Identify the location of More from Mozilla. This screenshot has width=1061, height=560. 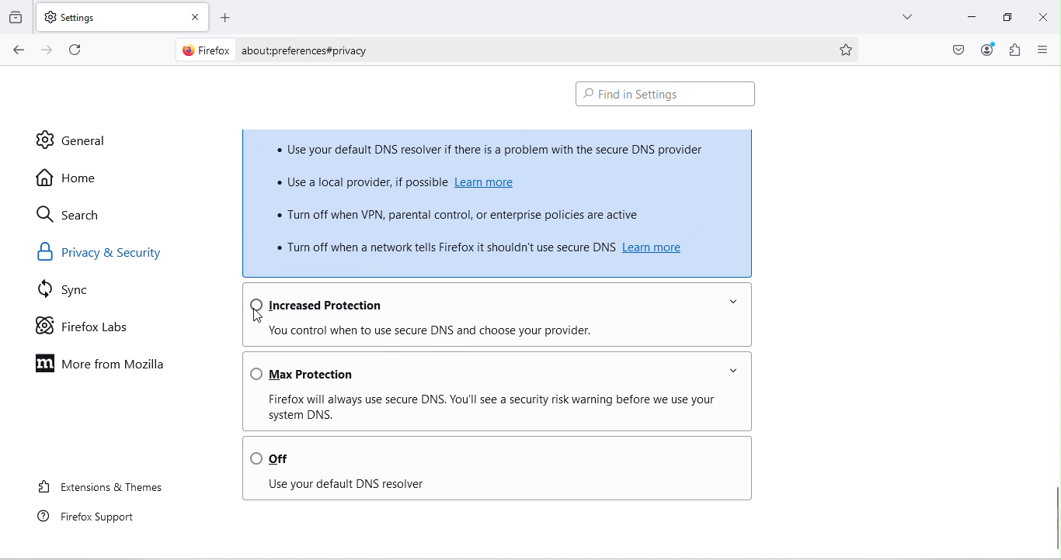
(103, 365).